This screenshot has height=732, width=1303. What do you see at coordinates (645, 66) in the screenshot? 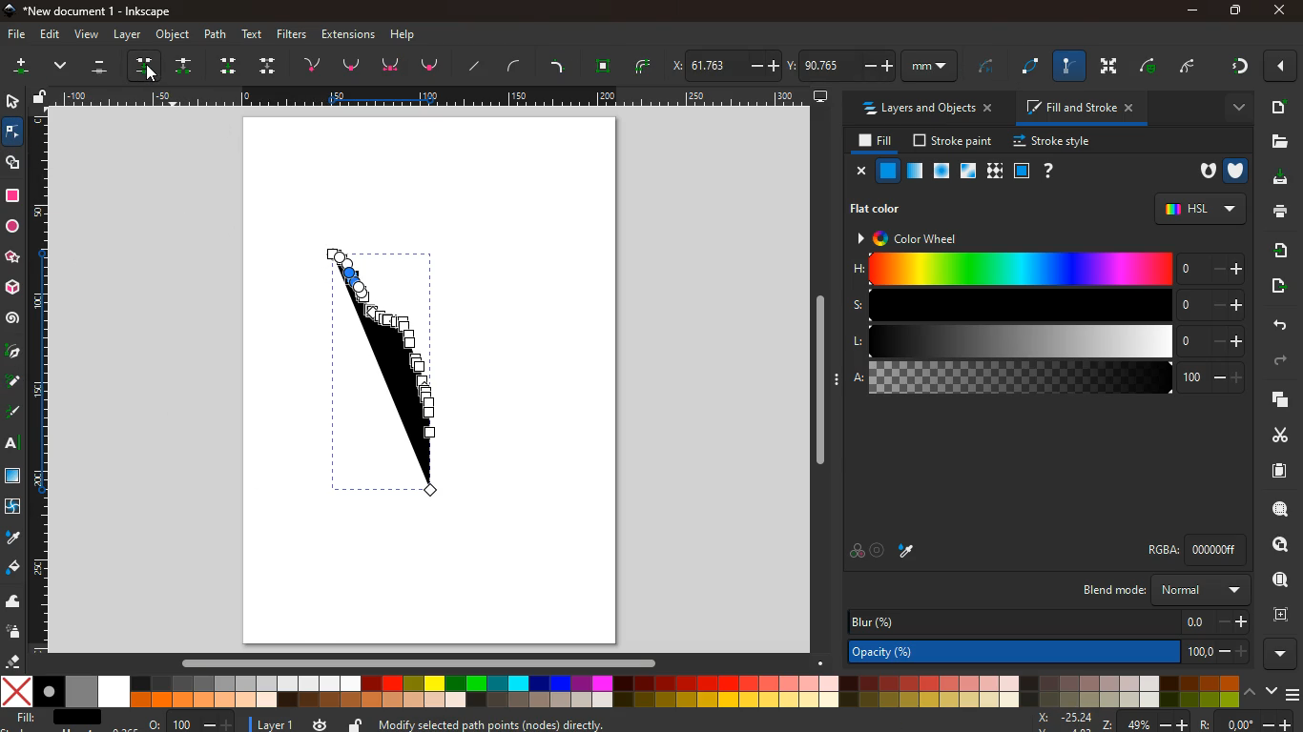
I see `ropes` at bounding box center [645, 66].